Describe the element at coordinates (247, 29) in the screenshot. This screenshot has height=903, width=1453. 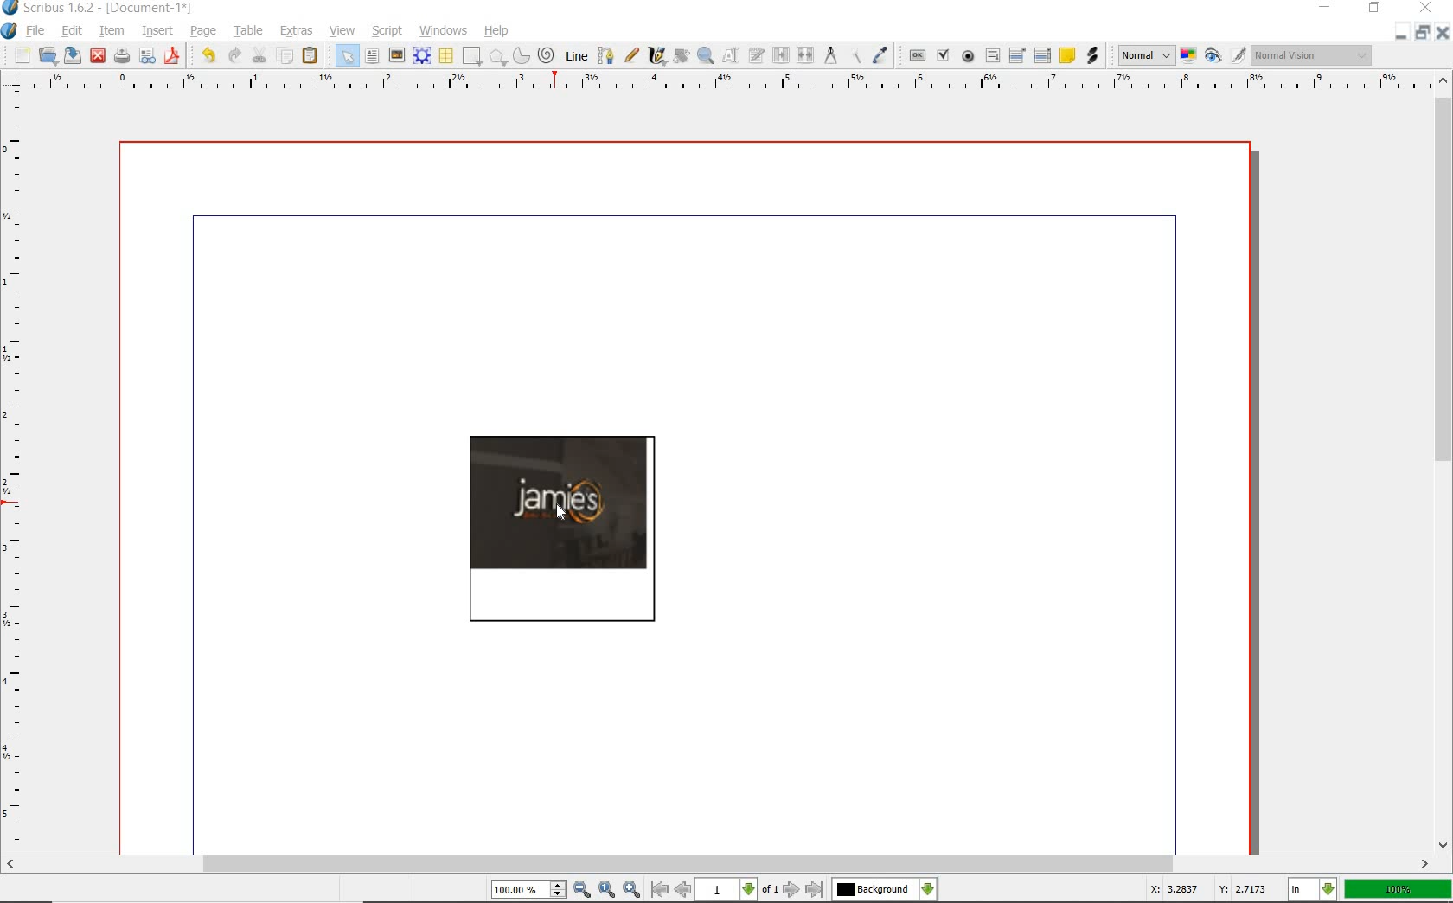
I see `table` at that location.